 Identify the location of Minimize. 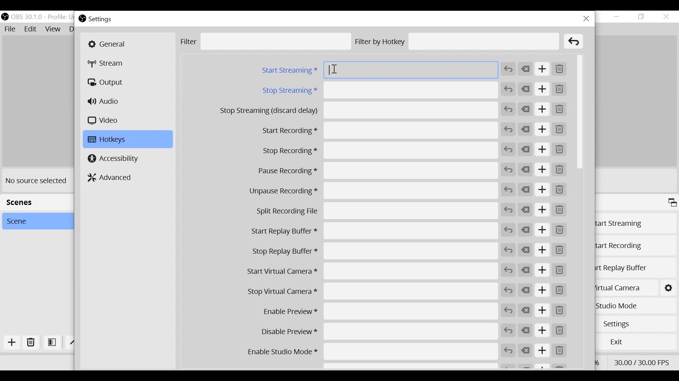
(617, 17).